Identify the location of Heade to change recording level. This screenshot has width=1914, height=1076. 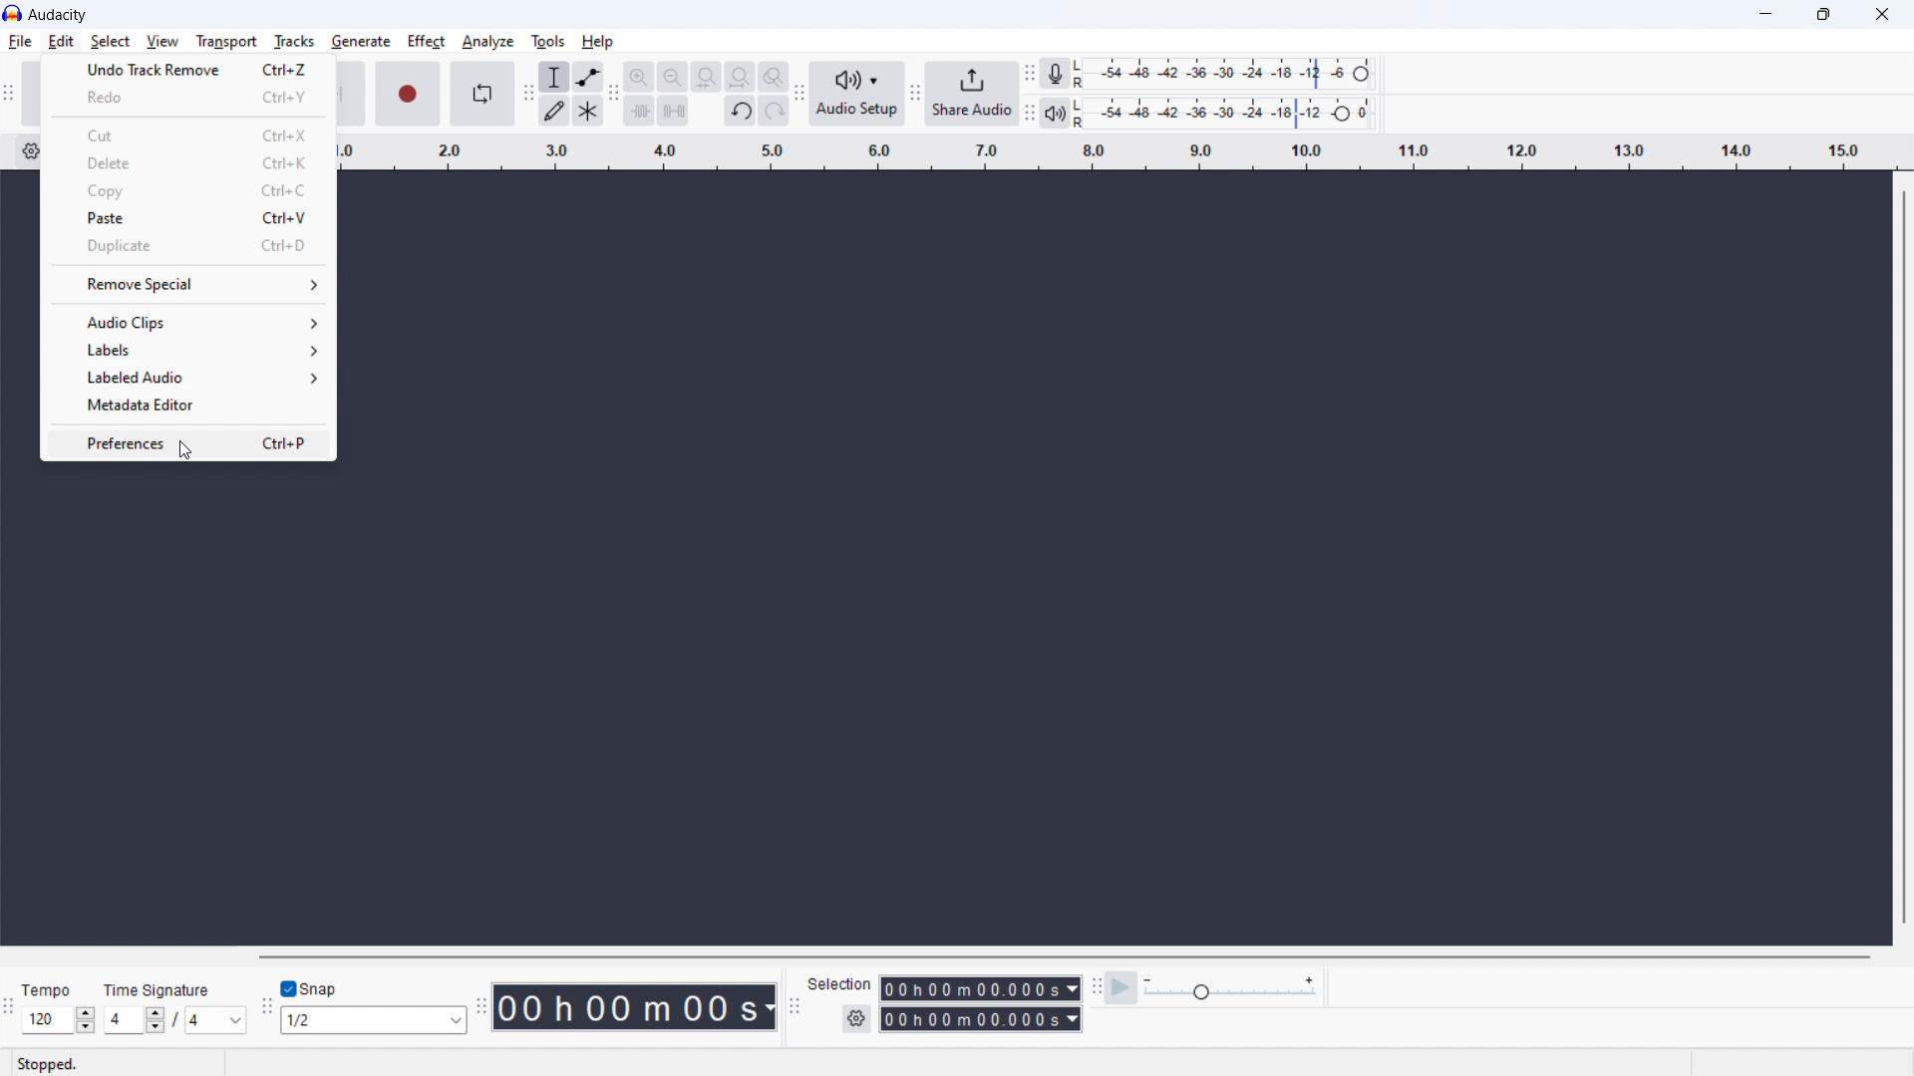
(1361, 74).